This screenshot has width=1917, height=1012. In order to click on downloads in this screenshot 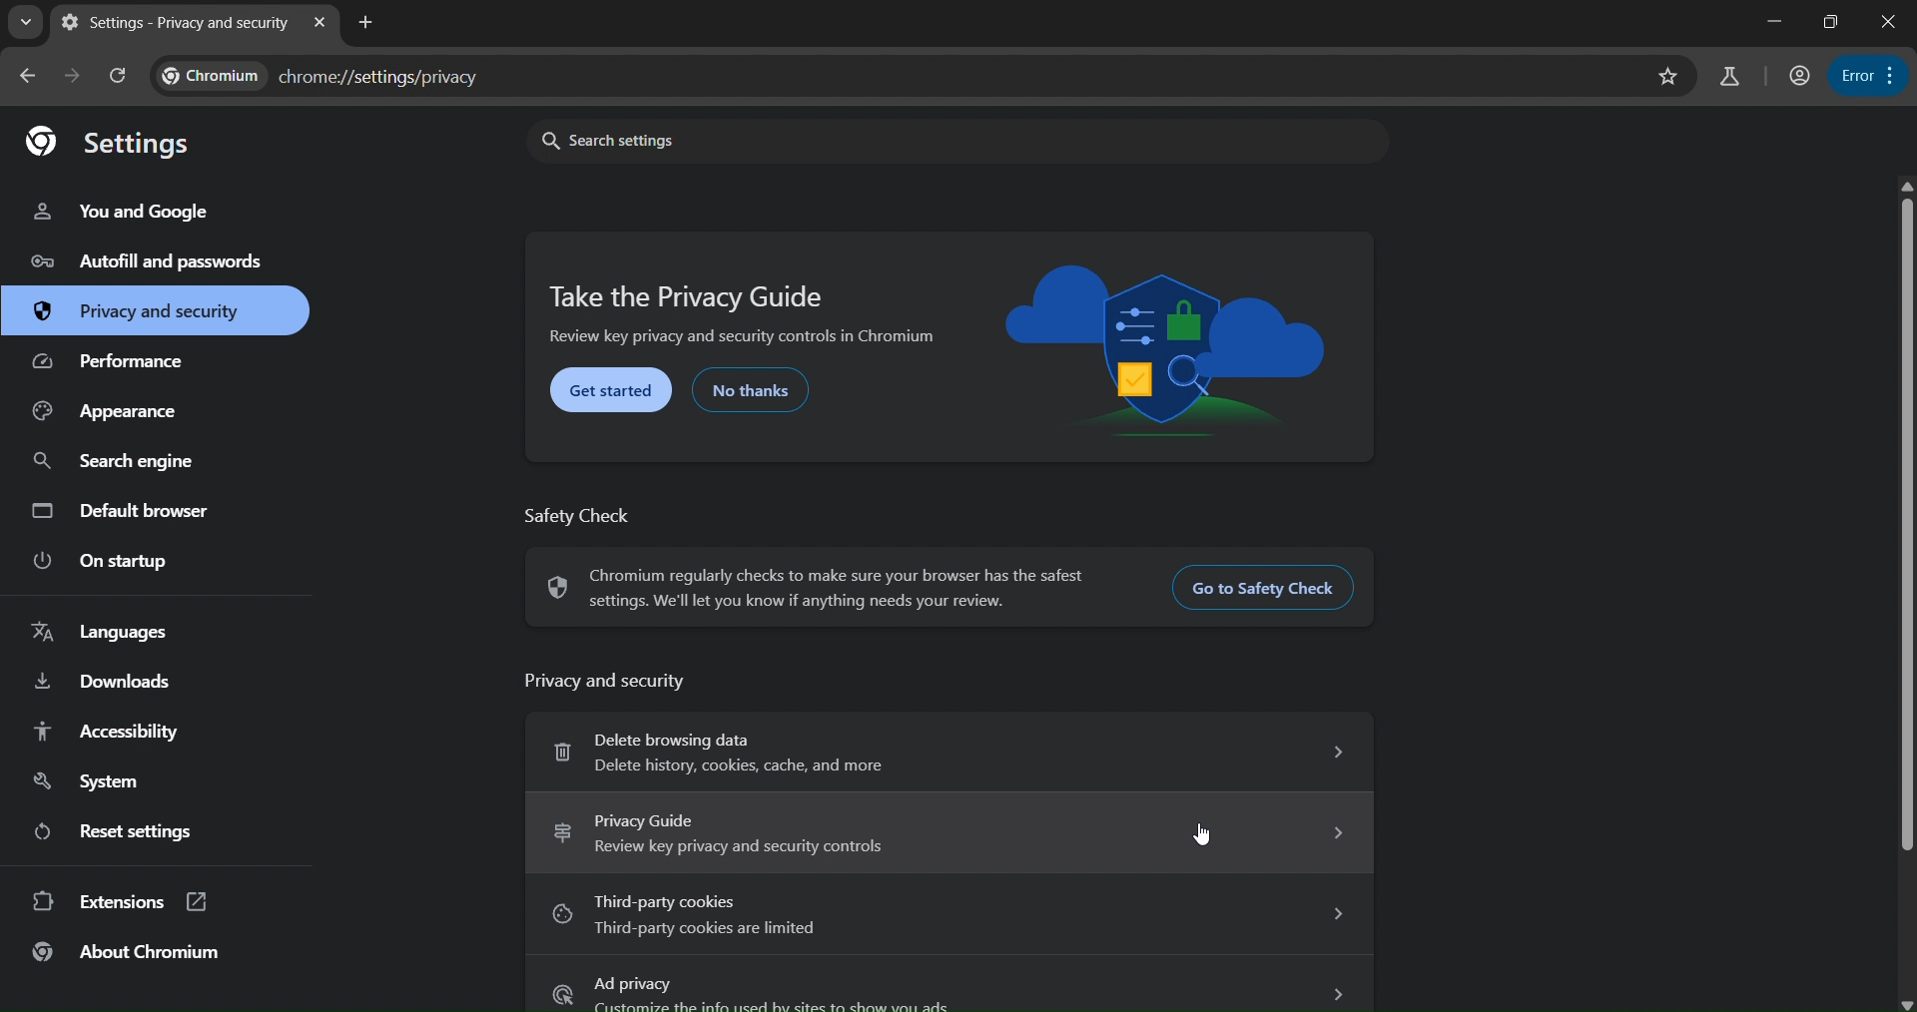, I will do `click(101, 683)`.